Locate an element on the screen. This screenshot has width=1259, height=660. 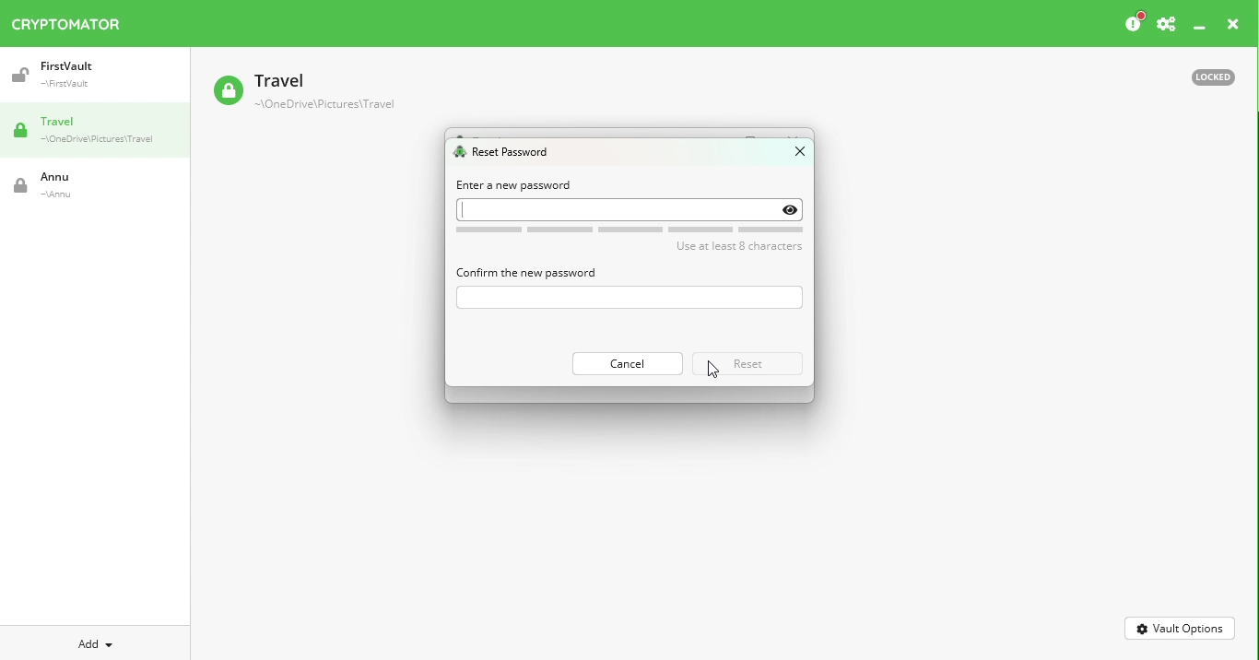
Confirm the new password is located at coordinates (525, 272).